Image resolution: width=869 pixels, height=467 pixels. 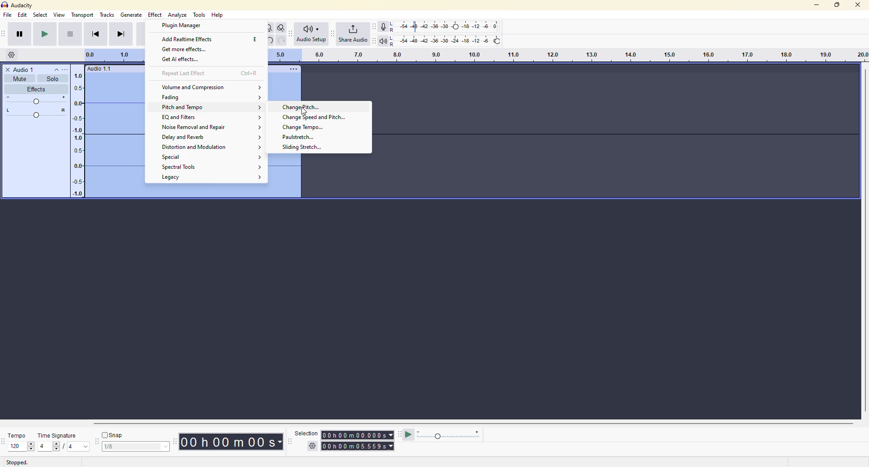 I want to click on paulstretch, so click(x=299, y=137).